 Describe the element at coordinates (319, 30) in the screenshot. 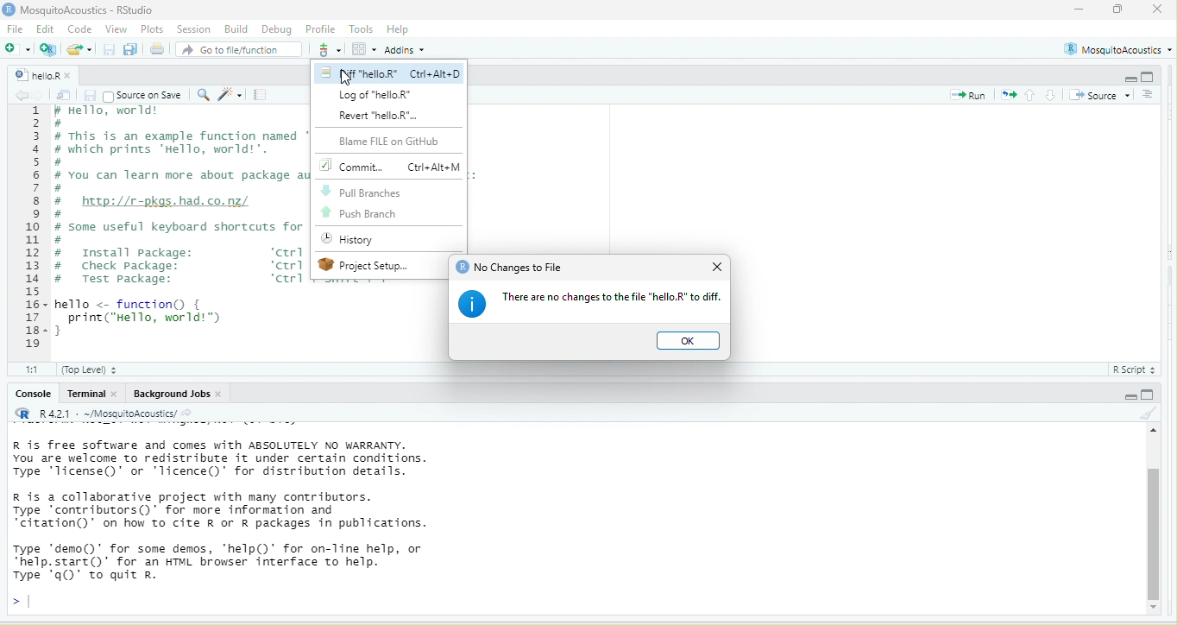

I see ` Profile` at that location.